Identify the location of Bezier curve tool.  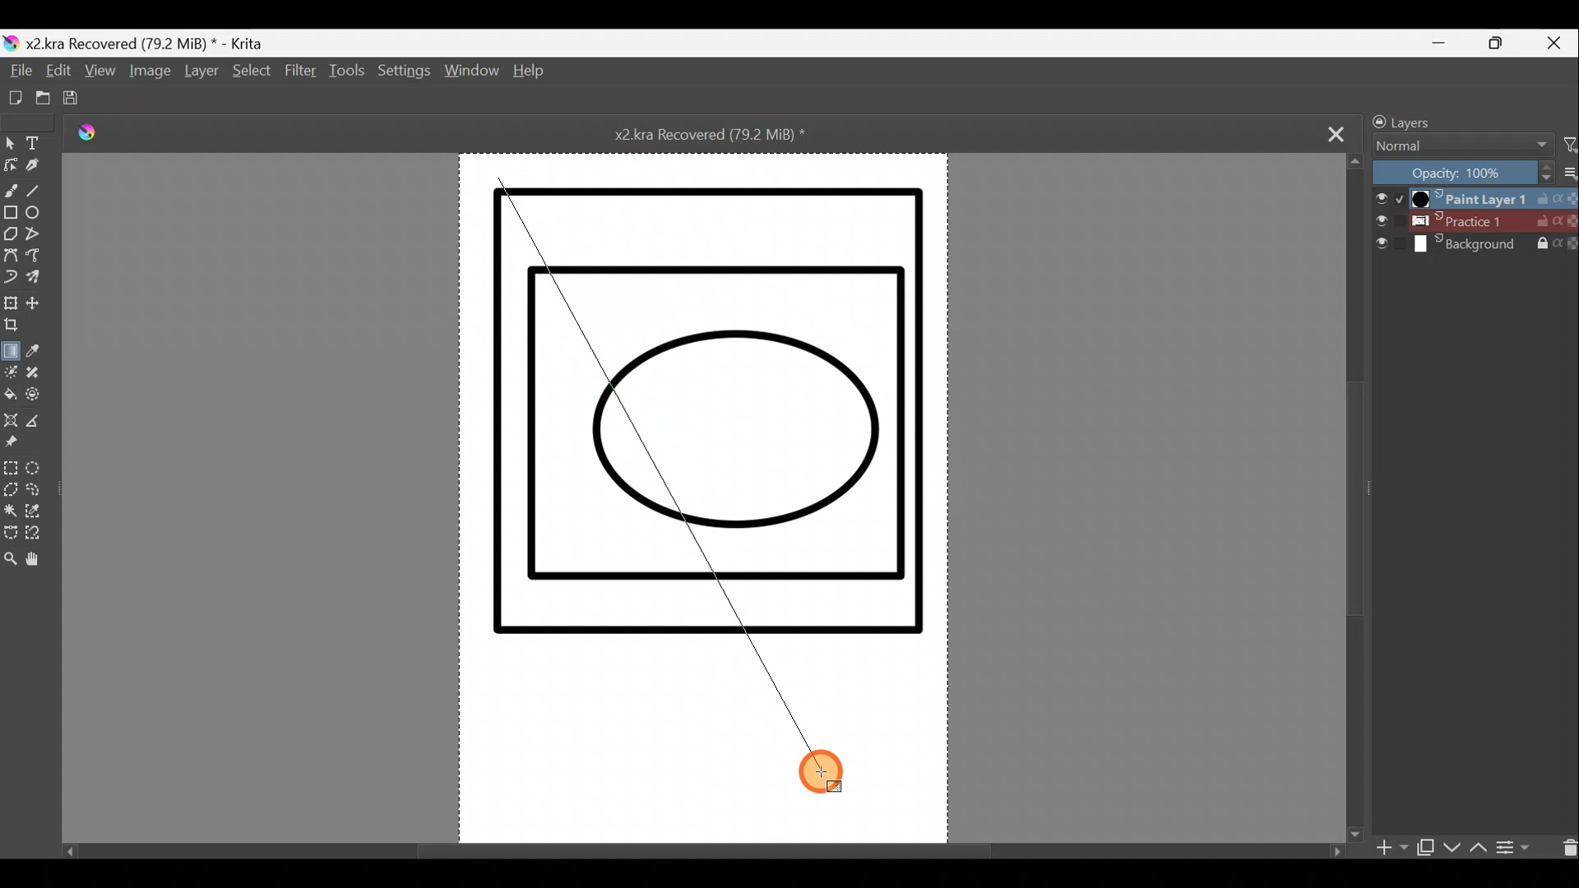
(11, 257).